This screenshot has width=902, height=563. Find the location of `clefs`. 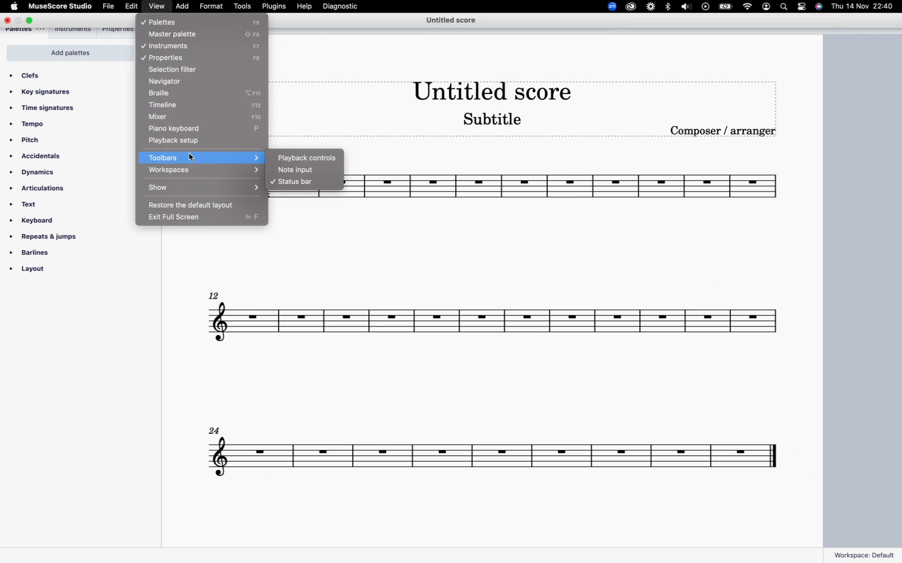

clefs is located at coordinates (33, 75).